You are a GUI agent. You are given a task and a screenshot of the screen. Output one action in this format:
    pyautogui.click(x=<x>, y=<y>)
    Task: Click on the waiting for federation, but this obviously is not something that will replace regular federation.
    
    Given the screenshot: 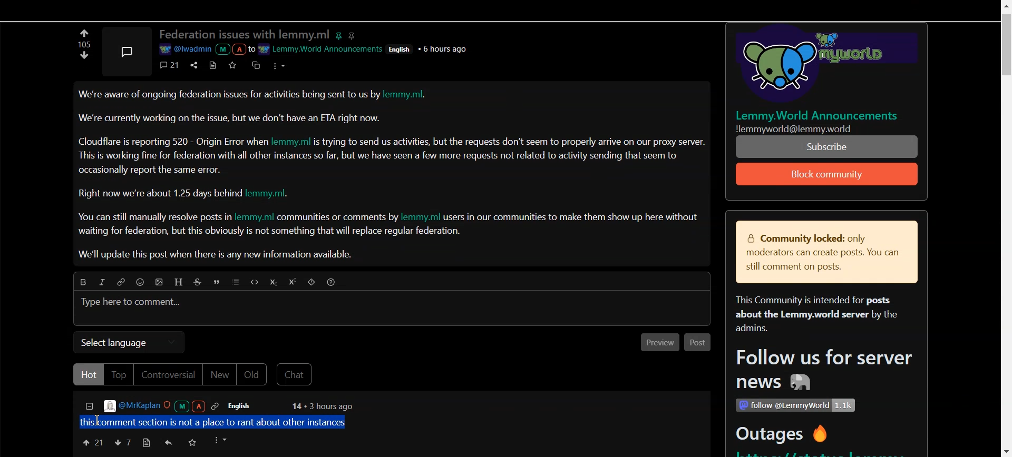 What is the action you would take?
    pyautogui.click(x=271, y=232)
    